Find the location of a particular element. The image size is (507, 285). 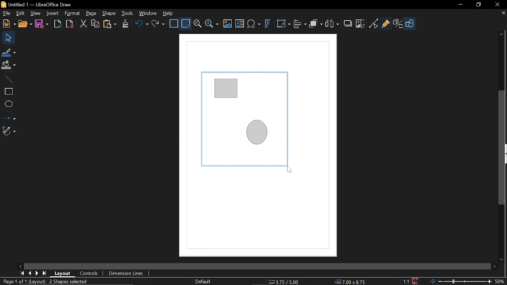

Display grid is located at coordinates (174, 23).